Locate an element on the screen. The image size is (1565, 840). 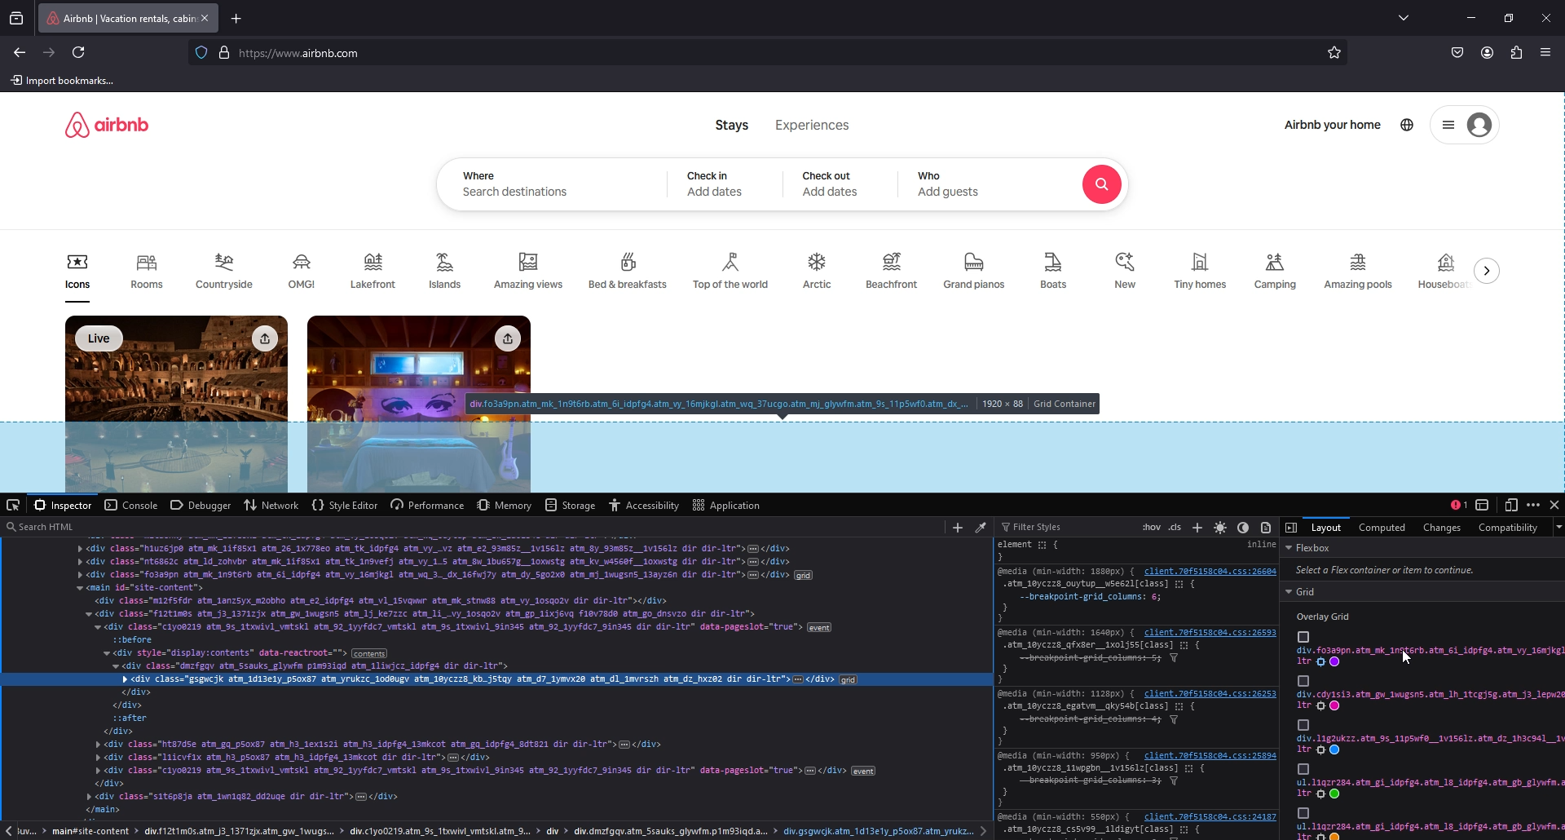
list all tabs is located at coordinates (1407, 16).